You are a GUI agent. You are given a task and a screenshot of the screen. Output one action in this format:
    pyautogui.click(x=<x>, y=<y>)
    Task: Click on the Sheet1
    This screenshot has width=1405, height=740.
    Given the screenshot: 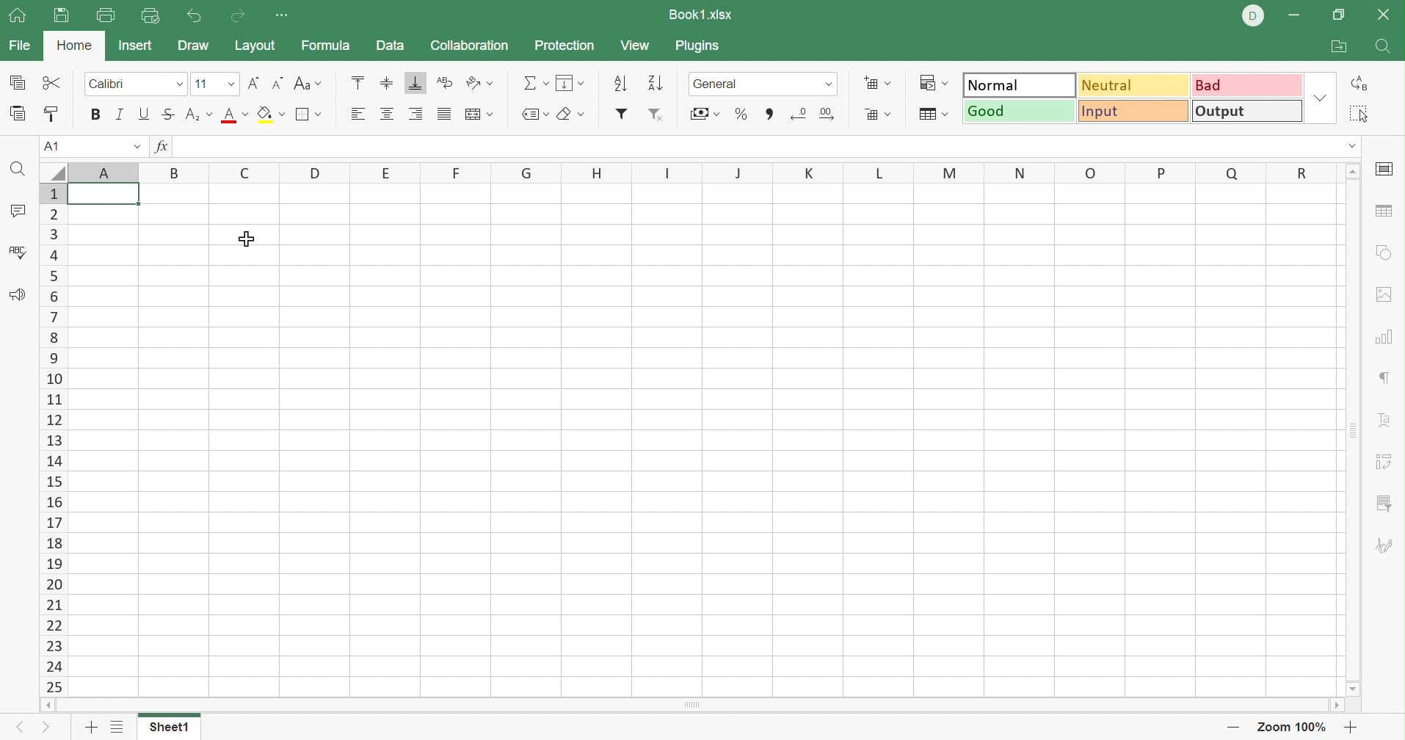 What is the action you would take?
    pyautogui.click(x=169, y=727)
    